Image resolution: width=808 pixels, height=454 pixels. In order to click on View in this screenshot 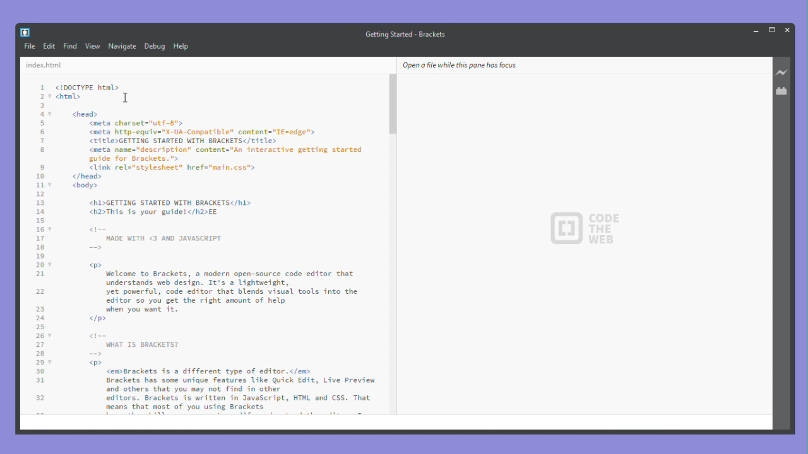, I will do `click(93, 47)`.